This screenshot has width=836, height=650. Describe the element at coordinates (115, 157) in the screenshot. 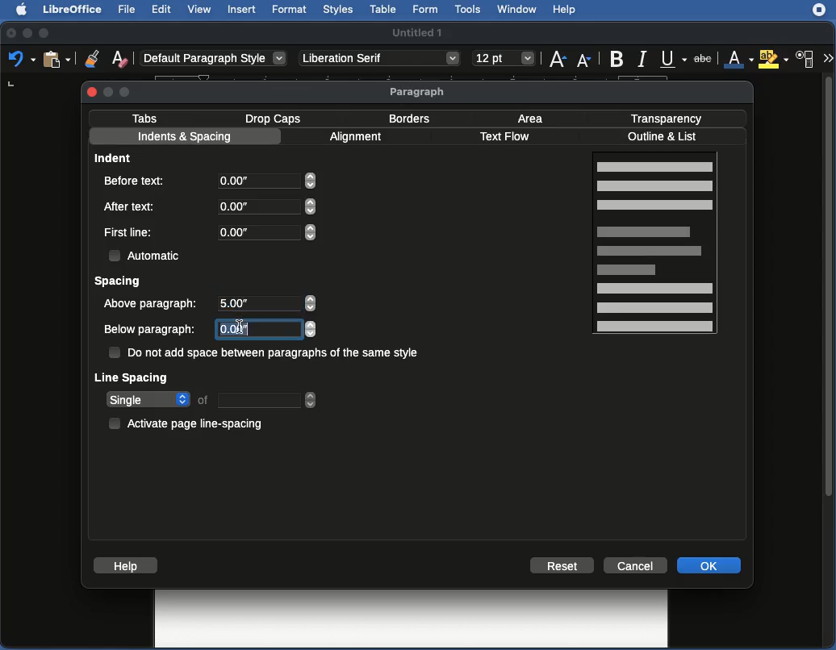

I see `Indent` at that location.